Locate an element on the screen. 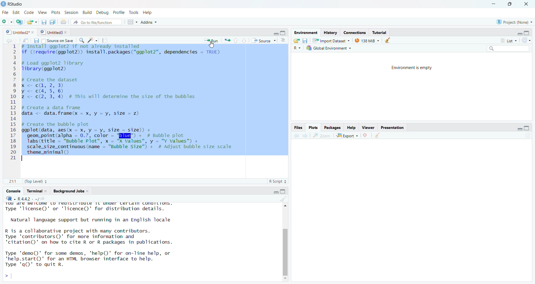  Addins  is located at coordinates (165, 22).